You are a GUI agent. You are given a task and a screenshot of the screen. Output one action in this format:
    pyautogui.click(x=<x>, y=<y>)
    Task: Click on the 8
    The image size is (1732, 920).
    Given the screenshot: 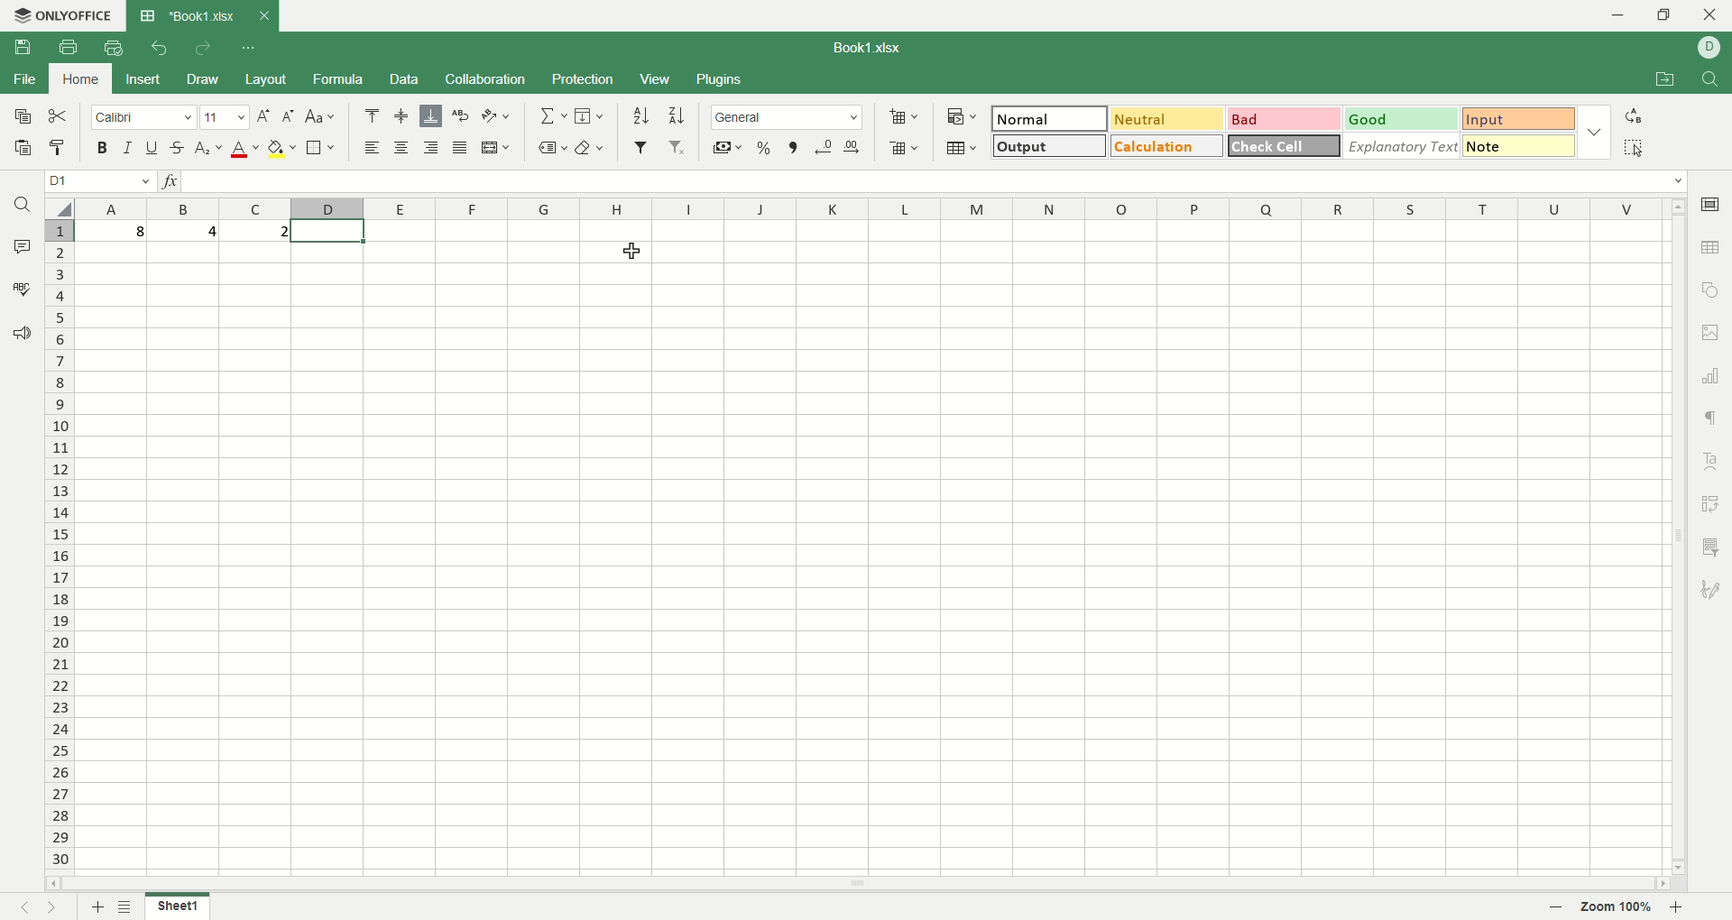 What is the action you would take?
    pyautogui.click(x=109, y=230)
    